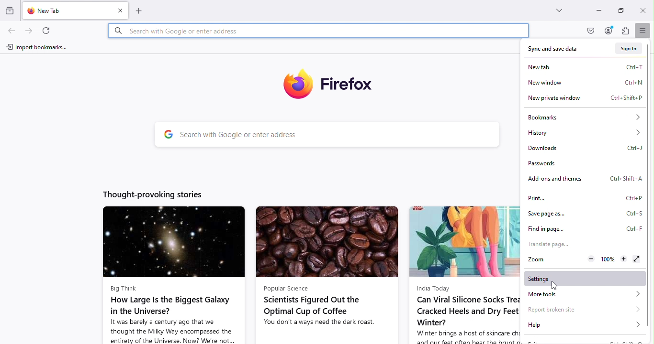  I want to click on Find in page, so click(584, 227).